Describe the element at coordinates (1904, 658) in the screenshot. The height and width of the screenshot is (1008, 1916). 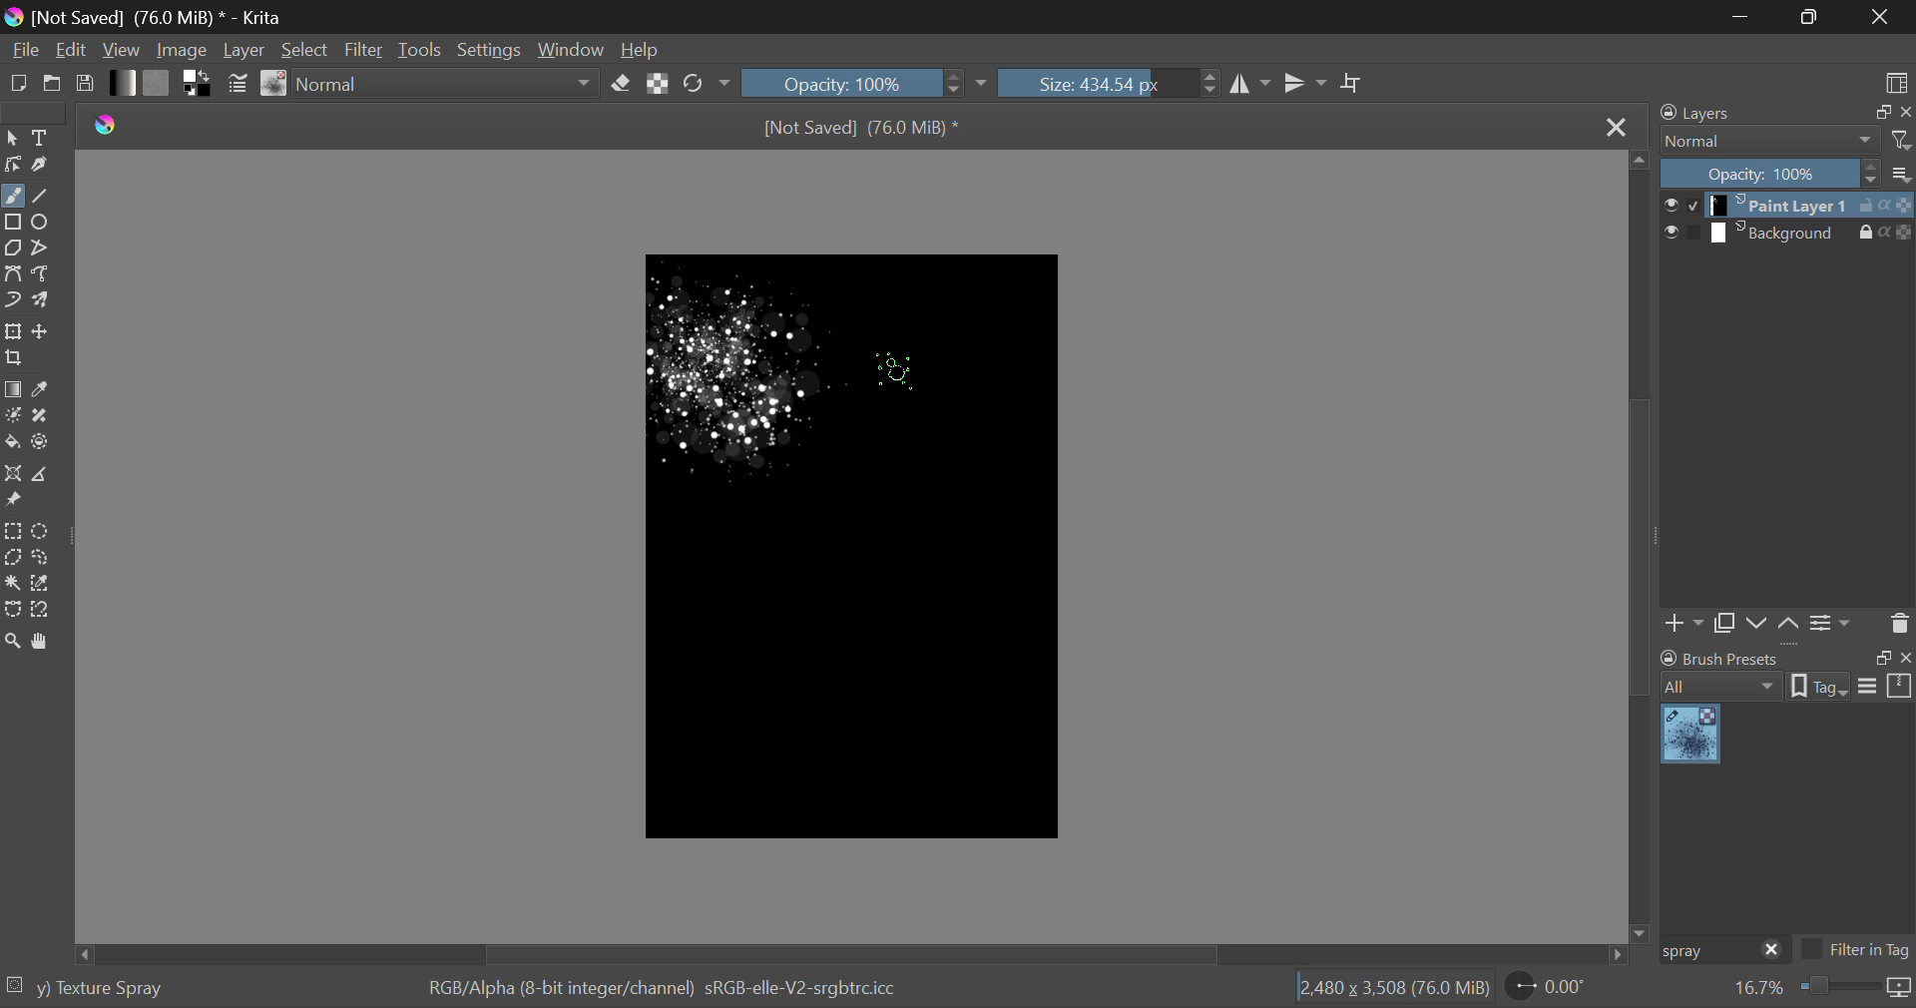
I see `close` at that location.